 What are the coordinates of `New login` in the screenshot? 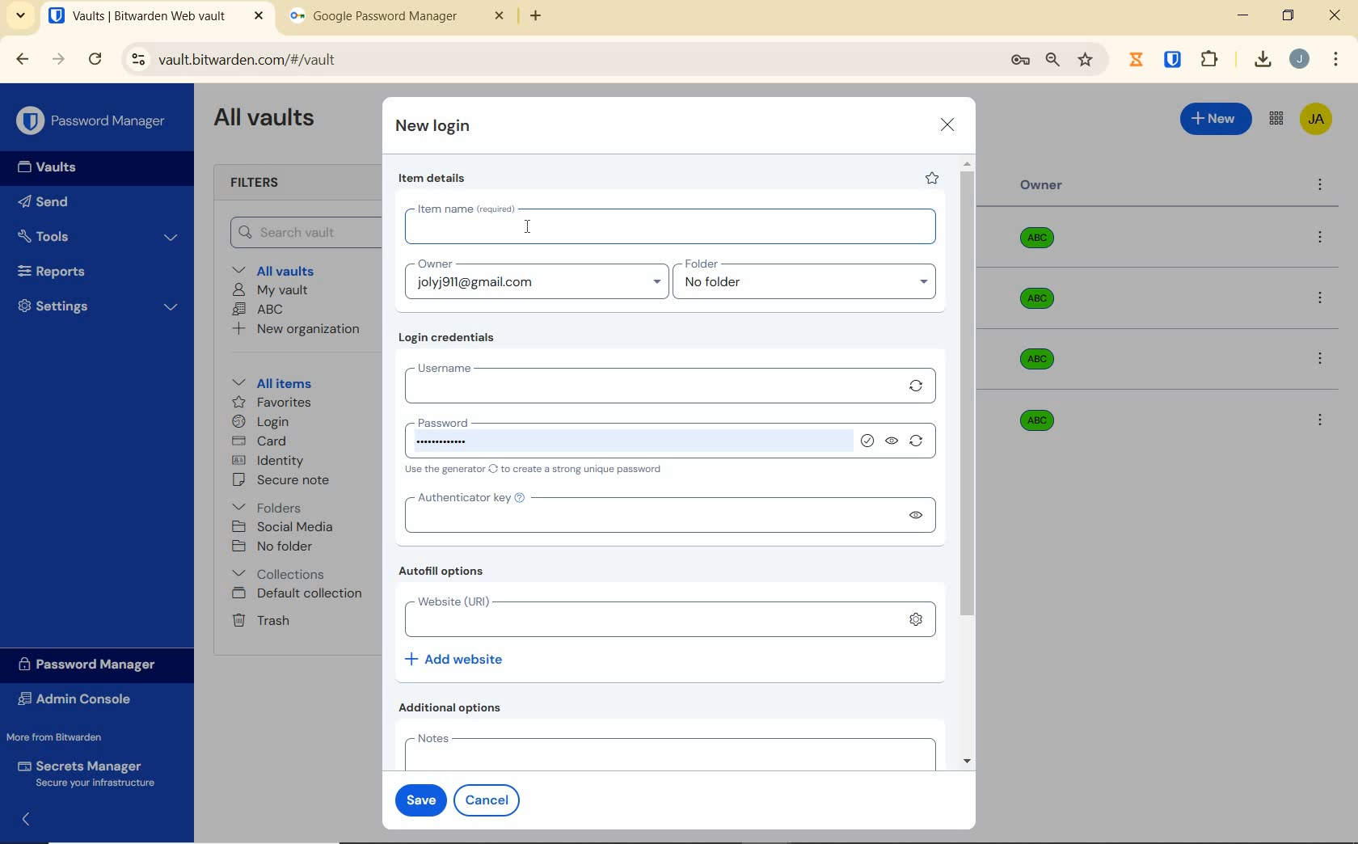 It's located at (434, 128).